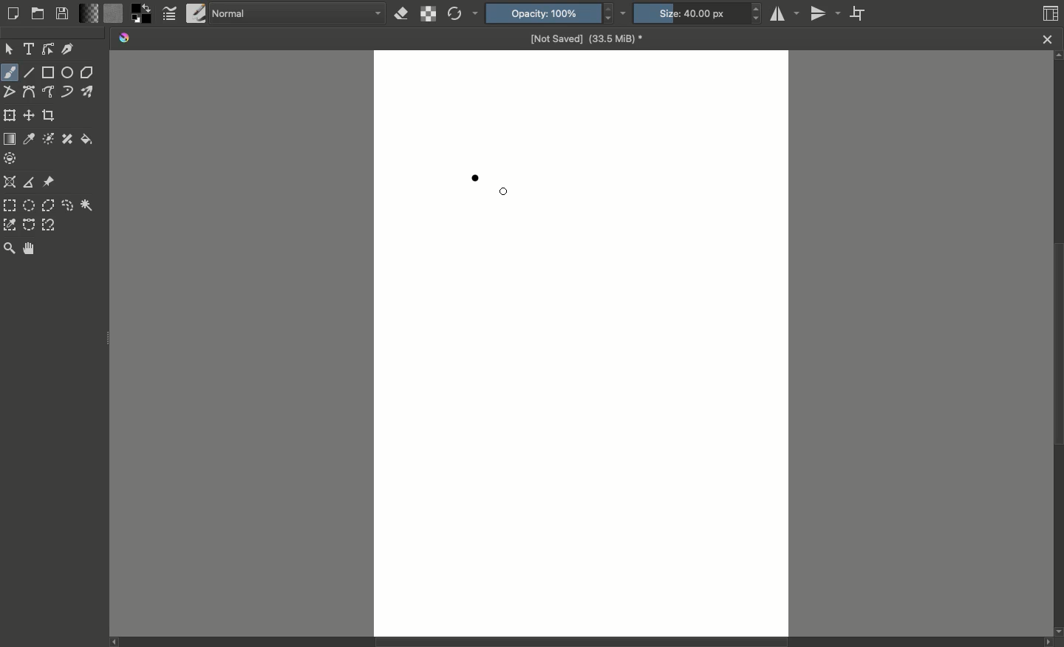 The height and width of the screenshot is (647, 1064). Describe the element at coordinates (862, 15) in the screenshot. I see `Wrap around mode` at that location.